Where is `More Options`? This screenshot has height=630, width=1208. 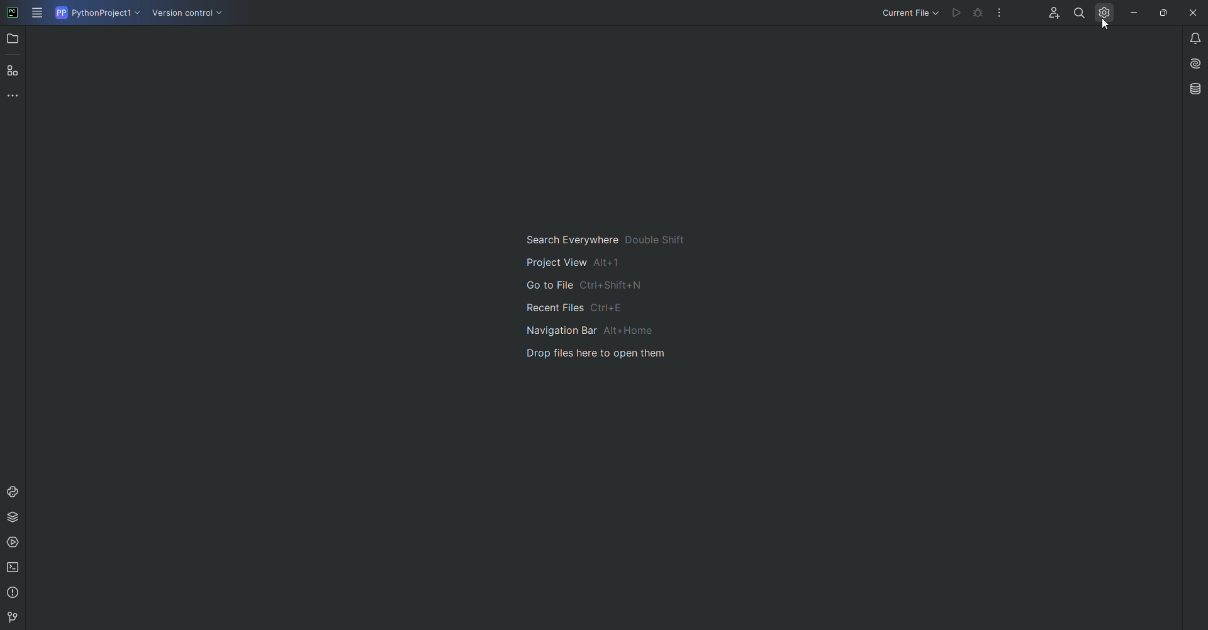 More Options is located at coordinates (1002, 16).